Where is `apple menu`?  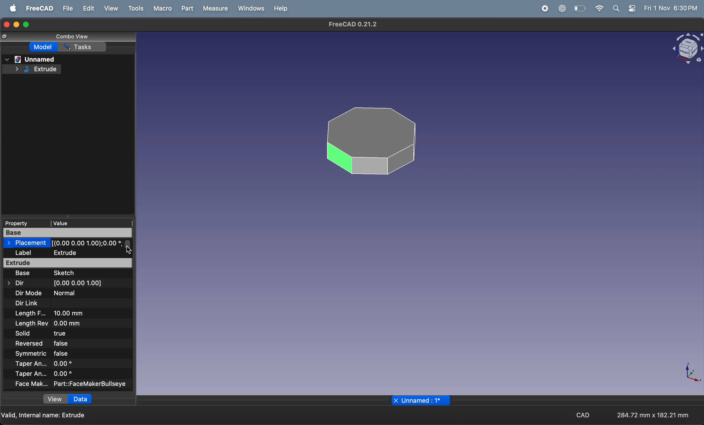
apple menu is located at coordinates (12, 9).